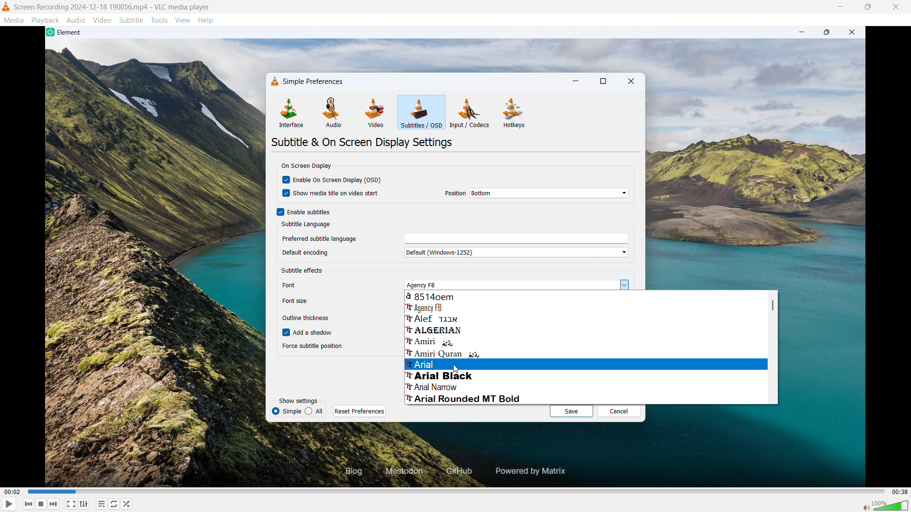 The image size is (911, 512). Describe the element at coordinates (315, 81) in the screenshot. I see `simple preferences` at that location.